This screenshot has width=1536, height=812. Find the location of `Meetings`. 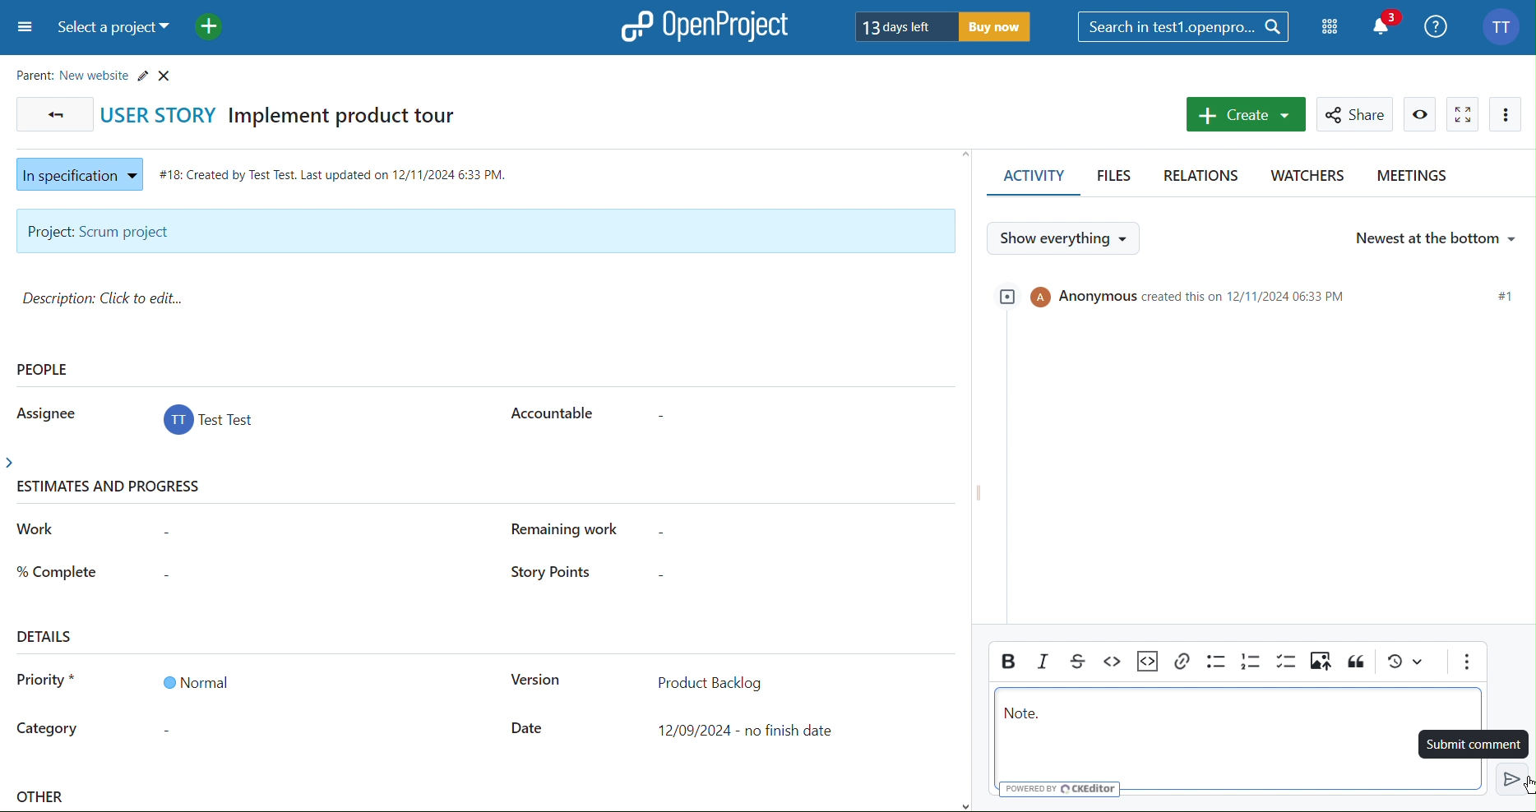

Meetings is located at coordinates (1410, 178).